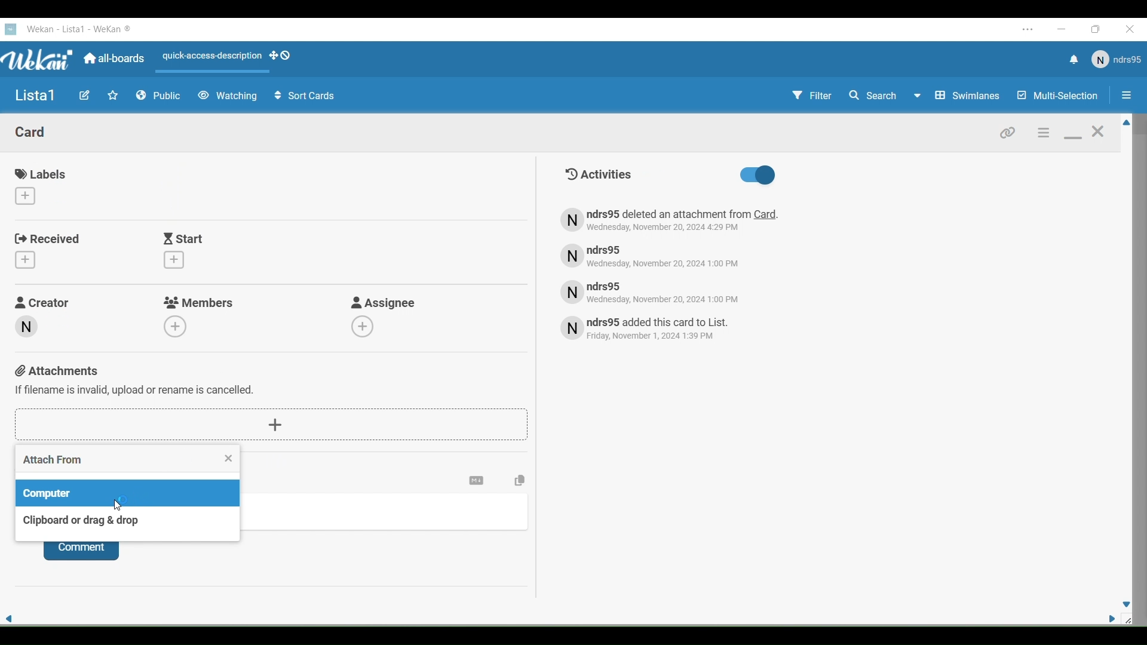 Image resolution: width=1147 pixels, height=645 pixels. Describe the element at coordinates (231, 59) in the screenshot. I see `Actions` at that location.